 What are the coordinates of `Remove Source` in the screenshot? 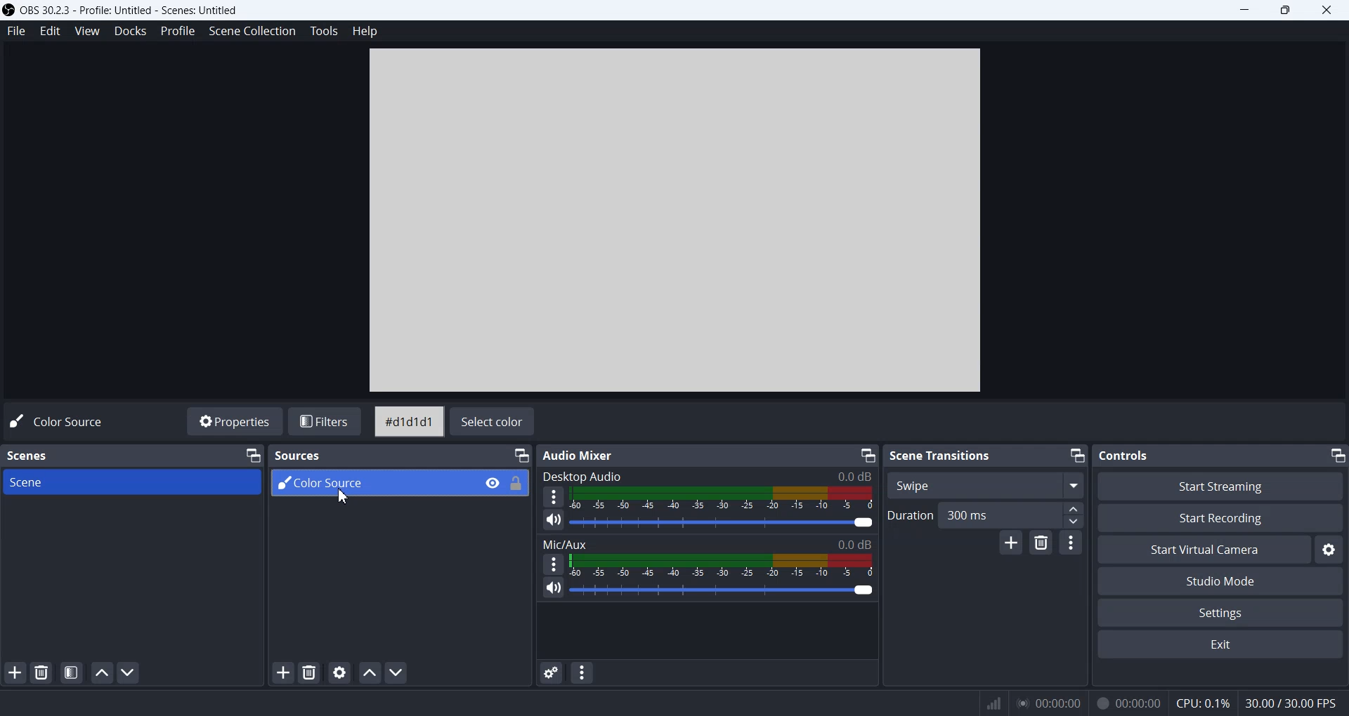 It's located at (309, 672).